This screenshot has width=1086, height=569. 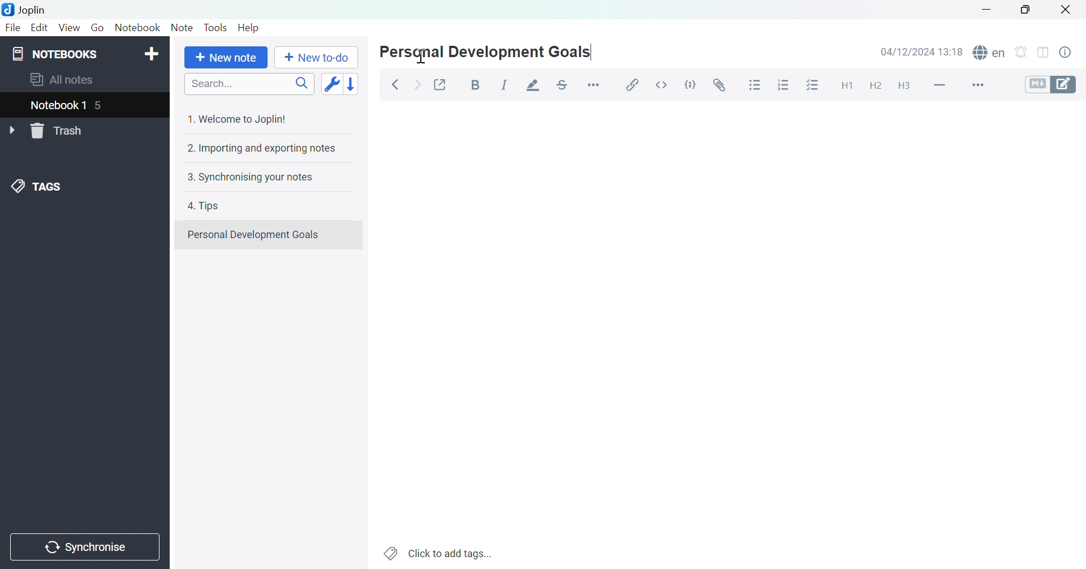 What do you see at coordinates (39, 186) in the screenshot?
I see `TAGS` at bounding box center [39, 186].